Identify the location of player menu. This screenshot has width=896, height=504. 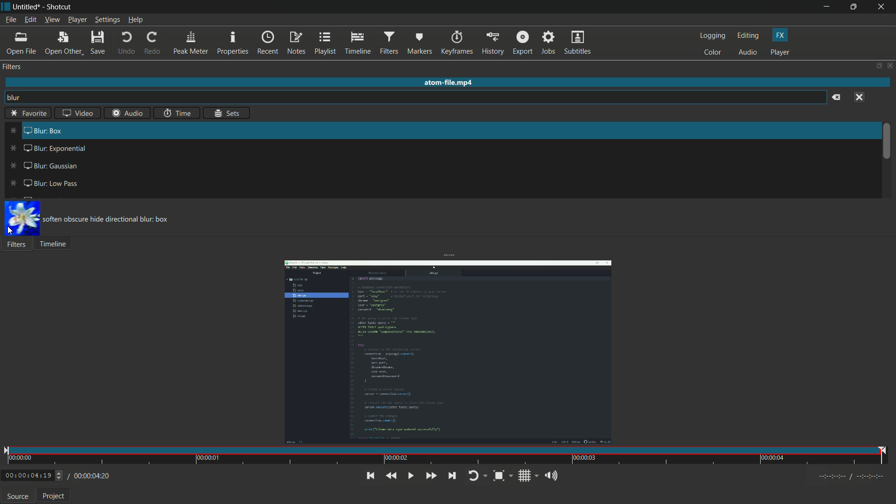
(78, 21).